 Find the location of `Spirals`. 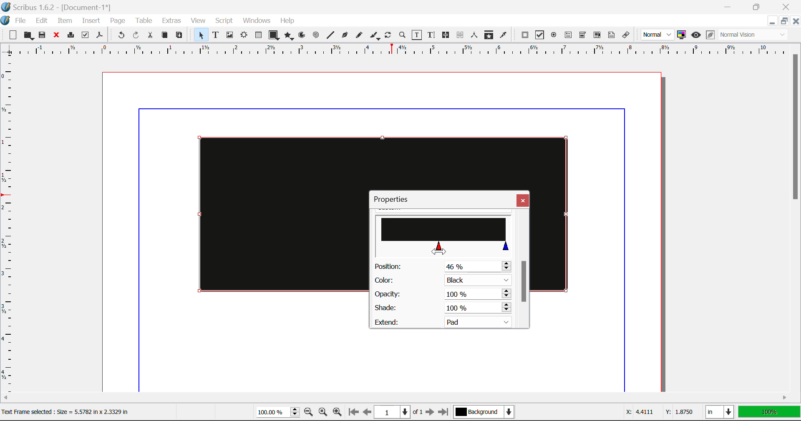

Spirals is located at coordinates (315, 36).